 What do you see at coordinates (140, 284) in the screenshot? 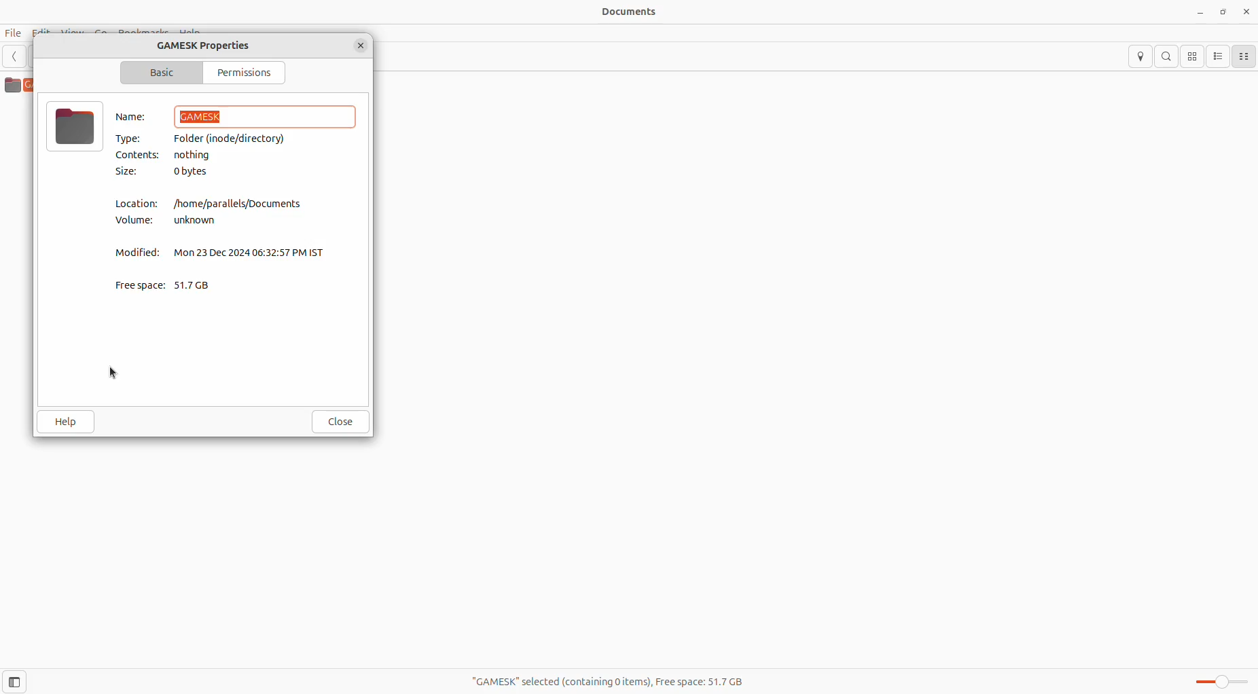
I see `Free space` at bounding box center [140, 284].